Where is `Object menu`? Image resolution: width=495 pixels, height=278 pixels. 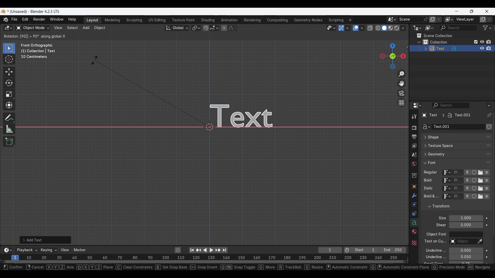 Object menu is located at coordinates (100, 28).